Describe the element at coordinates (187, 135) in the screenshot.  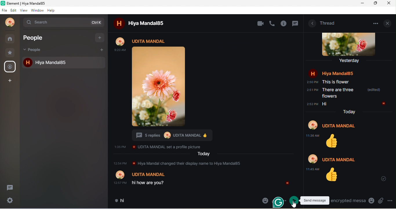
I see `Udita Mandal` at that location.